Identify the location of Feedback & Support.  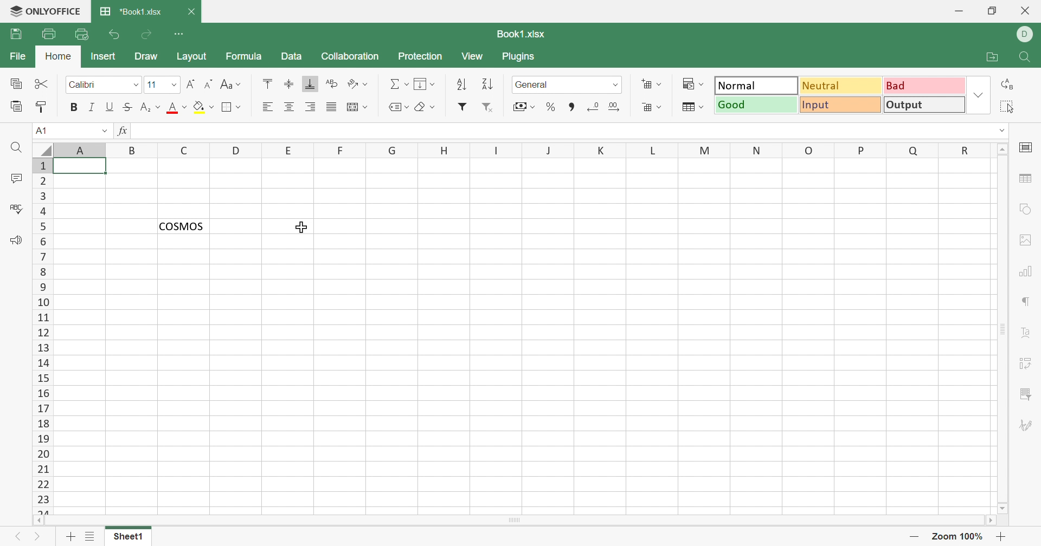
(17, 242).